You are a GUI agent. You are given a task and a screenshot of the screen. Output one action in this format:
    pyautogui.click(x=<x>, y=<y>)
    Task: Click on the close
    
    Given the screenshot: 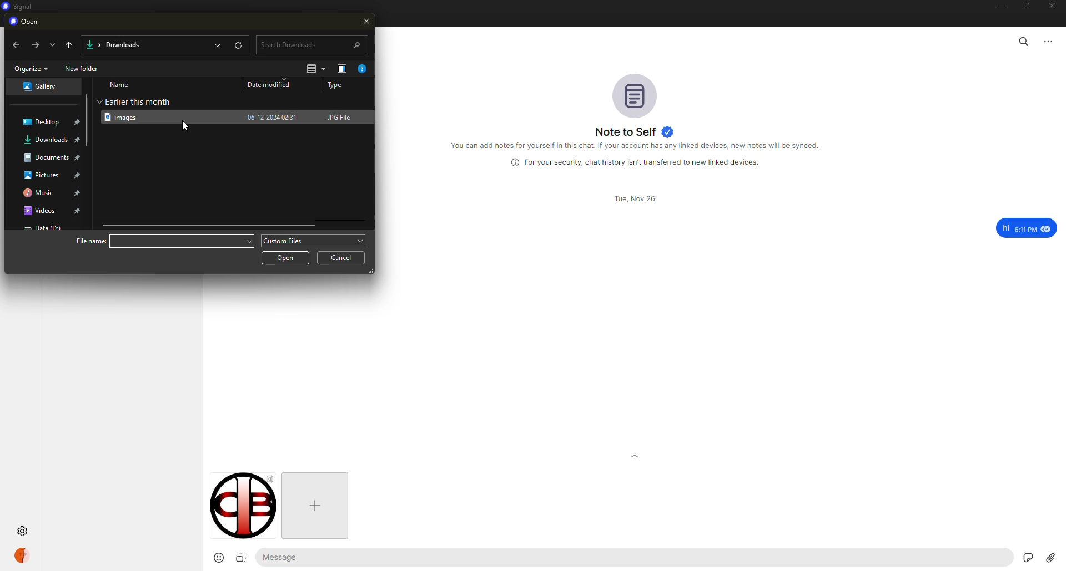 What is the action you would take?
    pyautogui.click(x=367, y=22)
    